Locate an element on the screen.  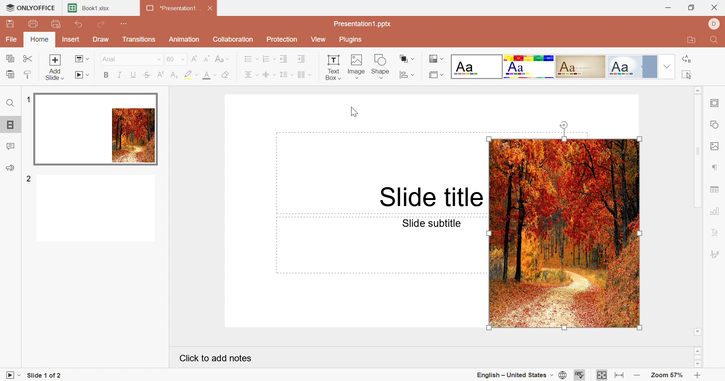
Zoom out is located at coordinates (636, 376).